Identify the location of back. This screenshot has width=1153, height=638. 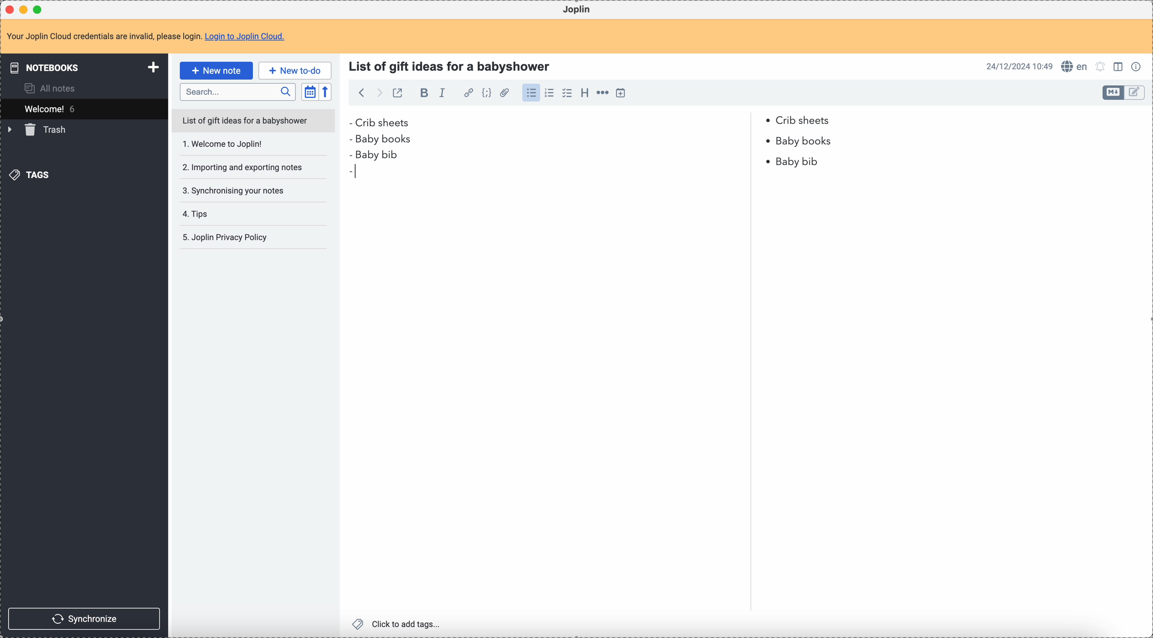
(363, 93).